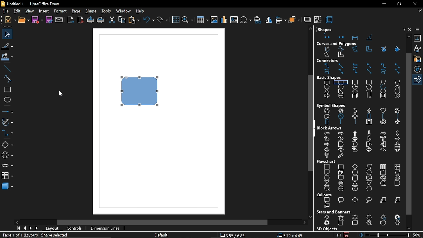 The image size is (423, 238). Describe the element at coordinates (8, 57) in the screenshot. I see `fill color` at that location.